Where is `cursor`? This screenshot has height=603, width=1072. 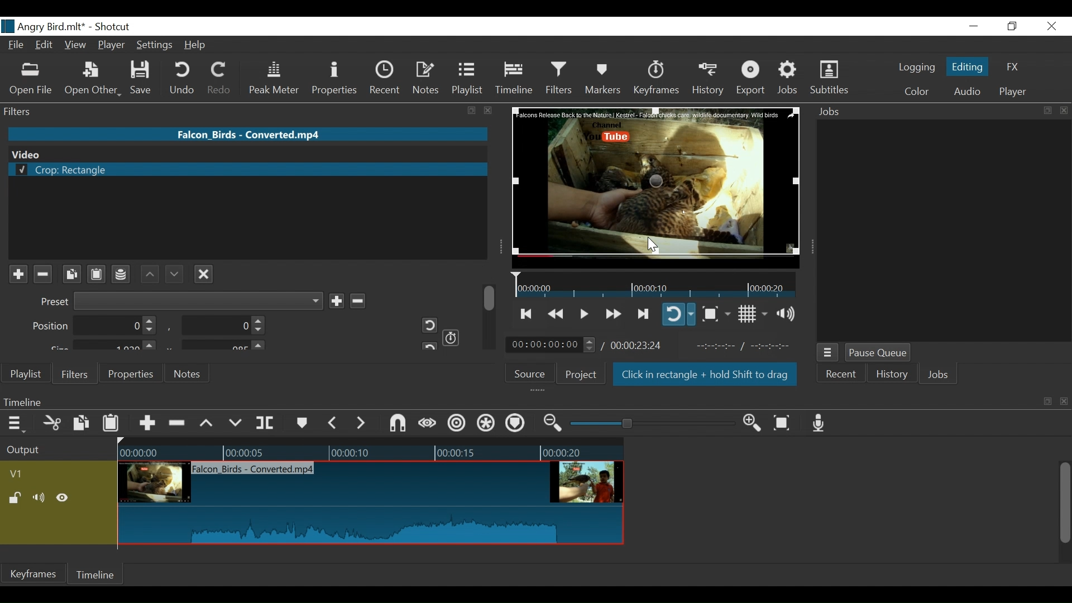 cursor is located at coordinates (652, 245).